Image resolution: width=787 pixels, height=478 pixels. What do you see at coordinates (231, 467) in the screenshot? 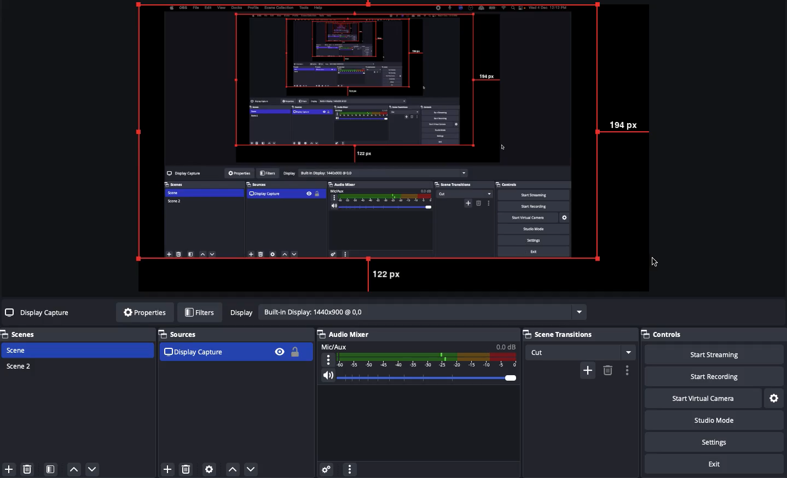
I see `Up` at bounding box center [231, 467].